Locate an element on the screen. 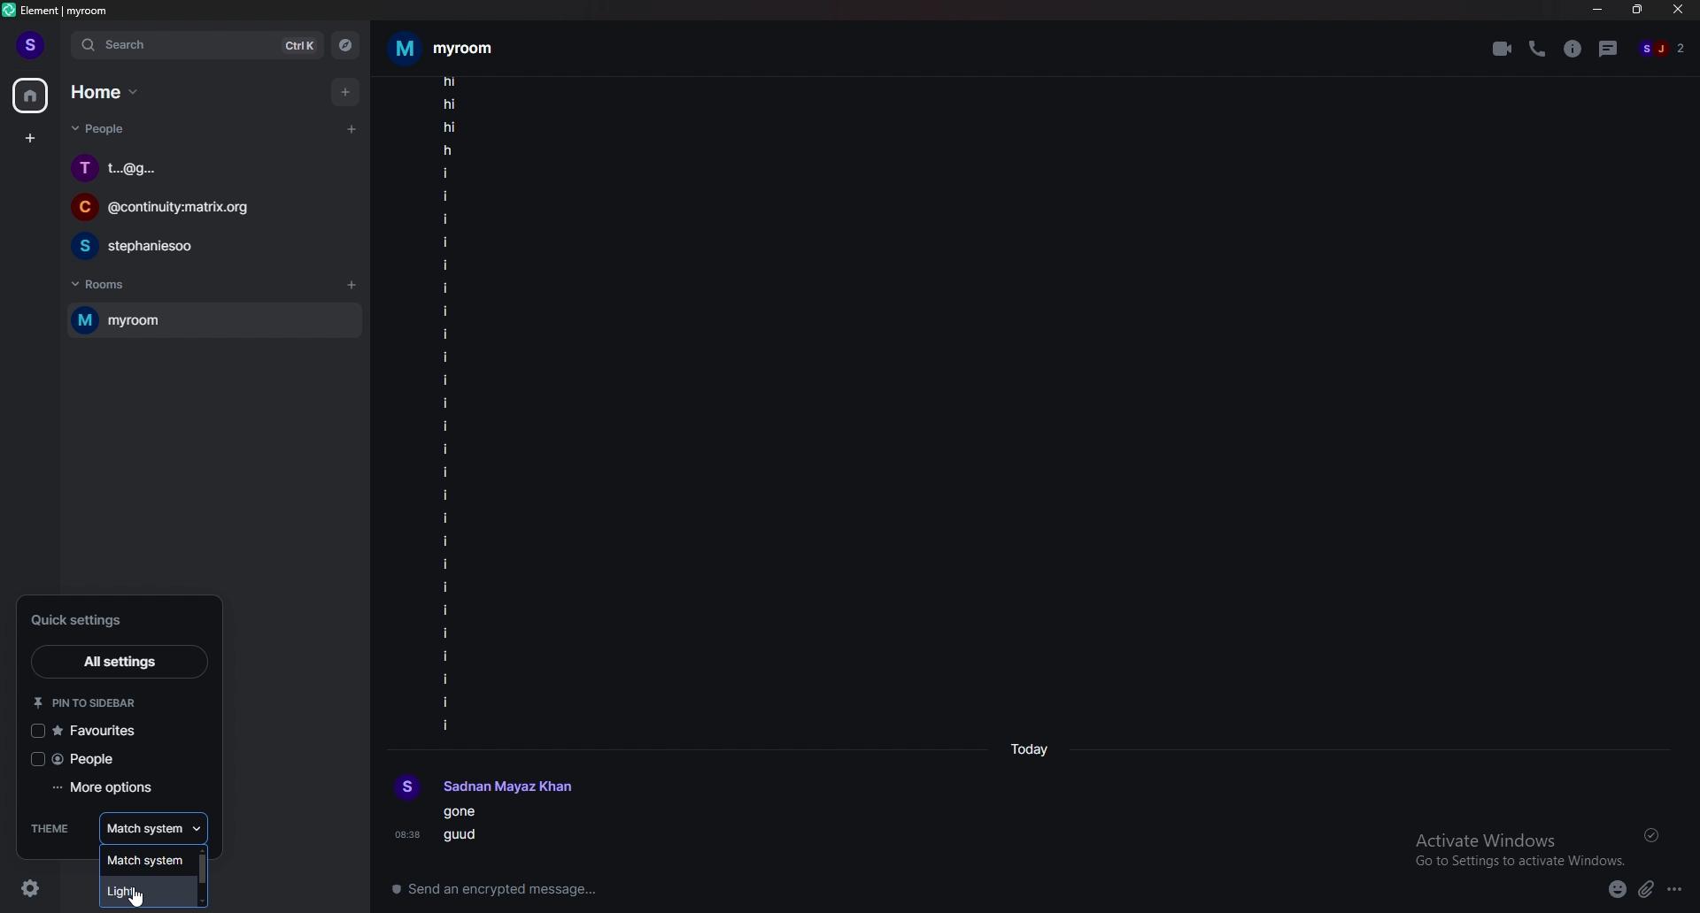  threads is located at coordinates (1609, 49).